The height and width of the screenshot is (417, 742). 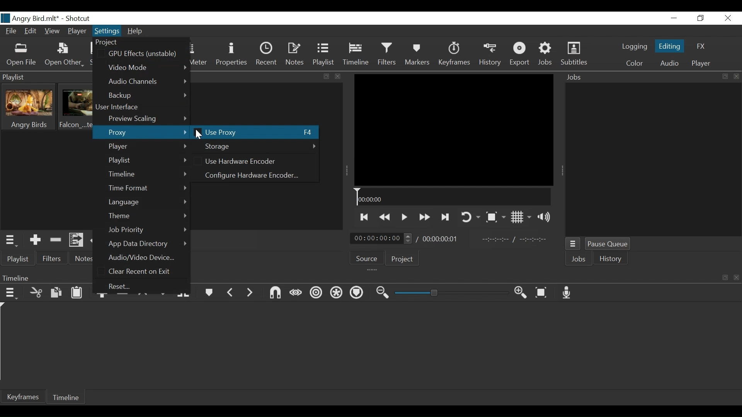 I want to click on Time Format, so click(x=147, y=188).